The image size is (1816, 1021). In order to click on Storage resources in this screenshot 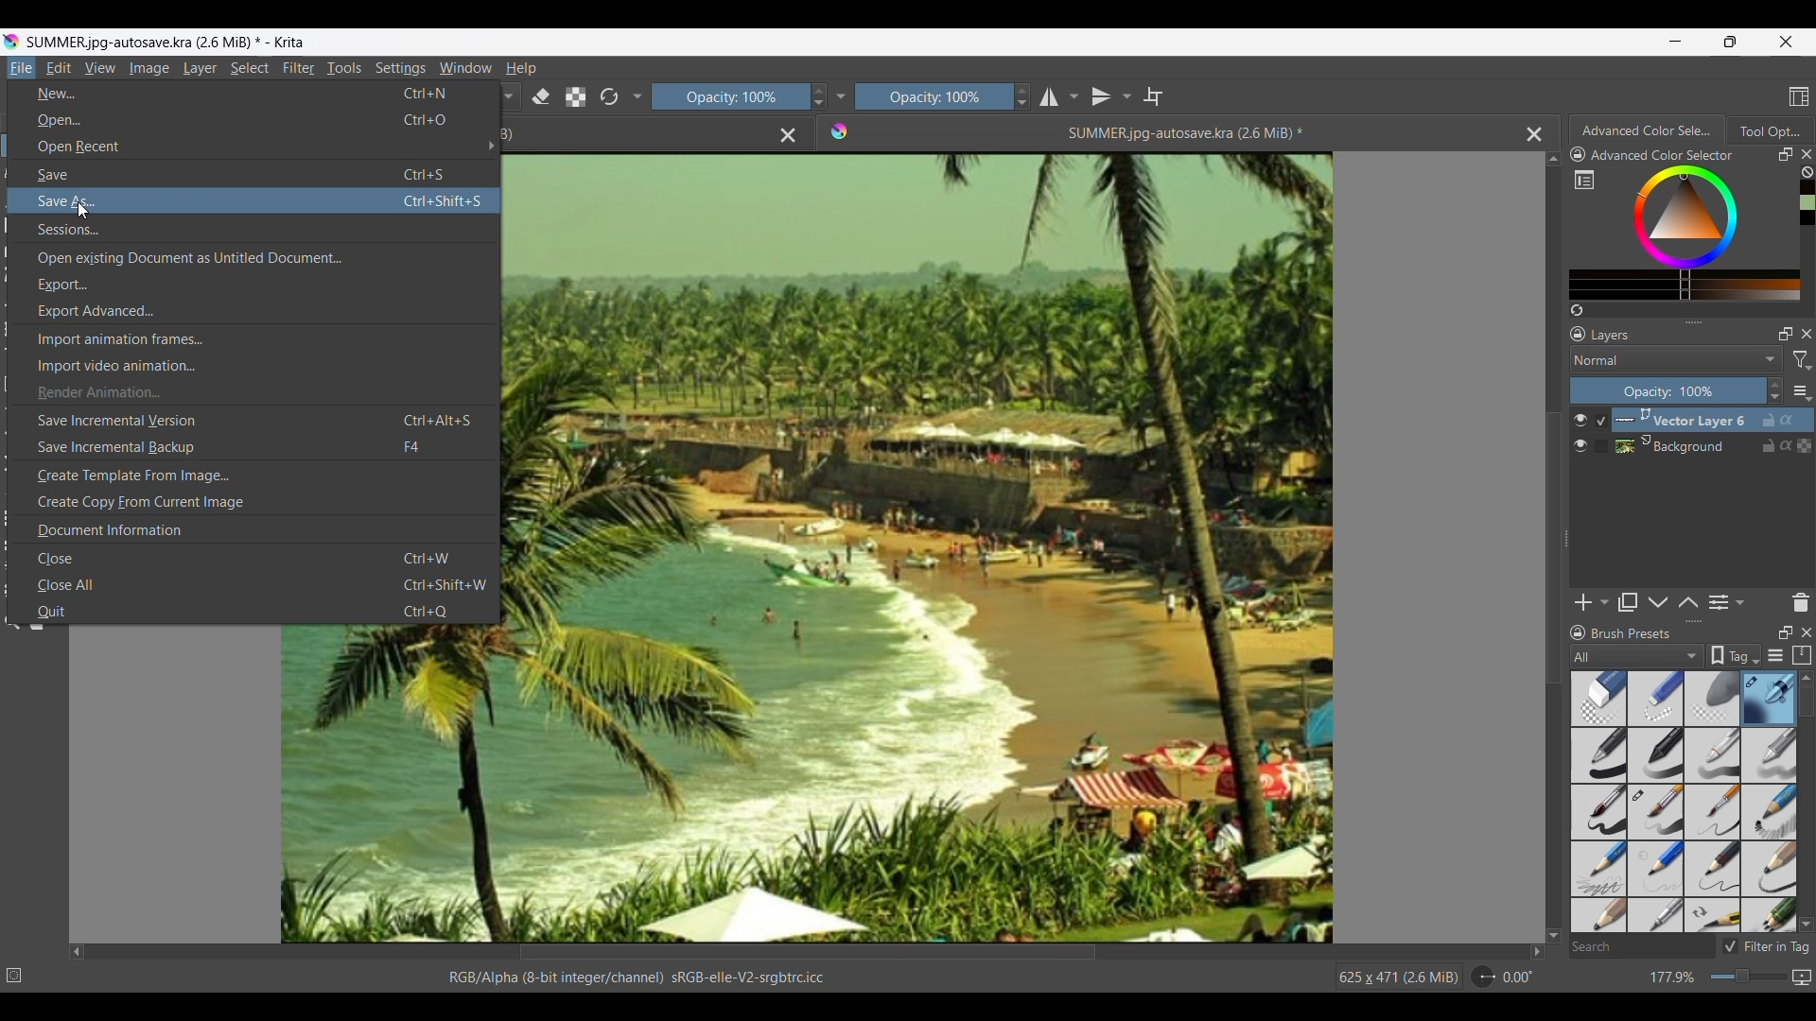, I will do `click(1801, 655)`.